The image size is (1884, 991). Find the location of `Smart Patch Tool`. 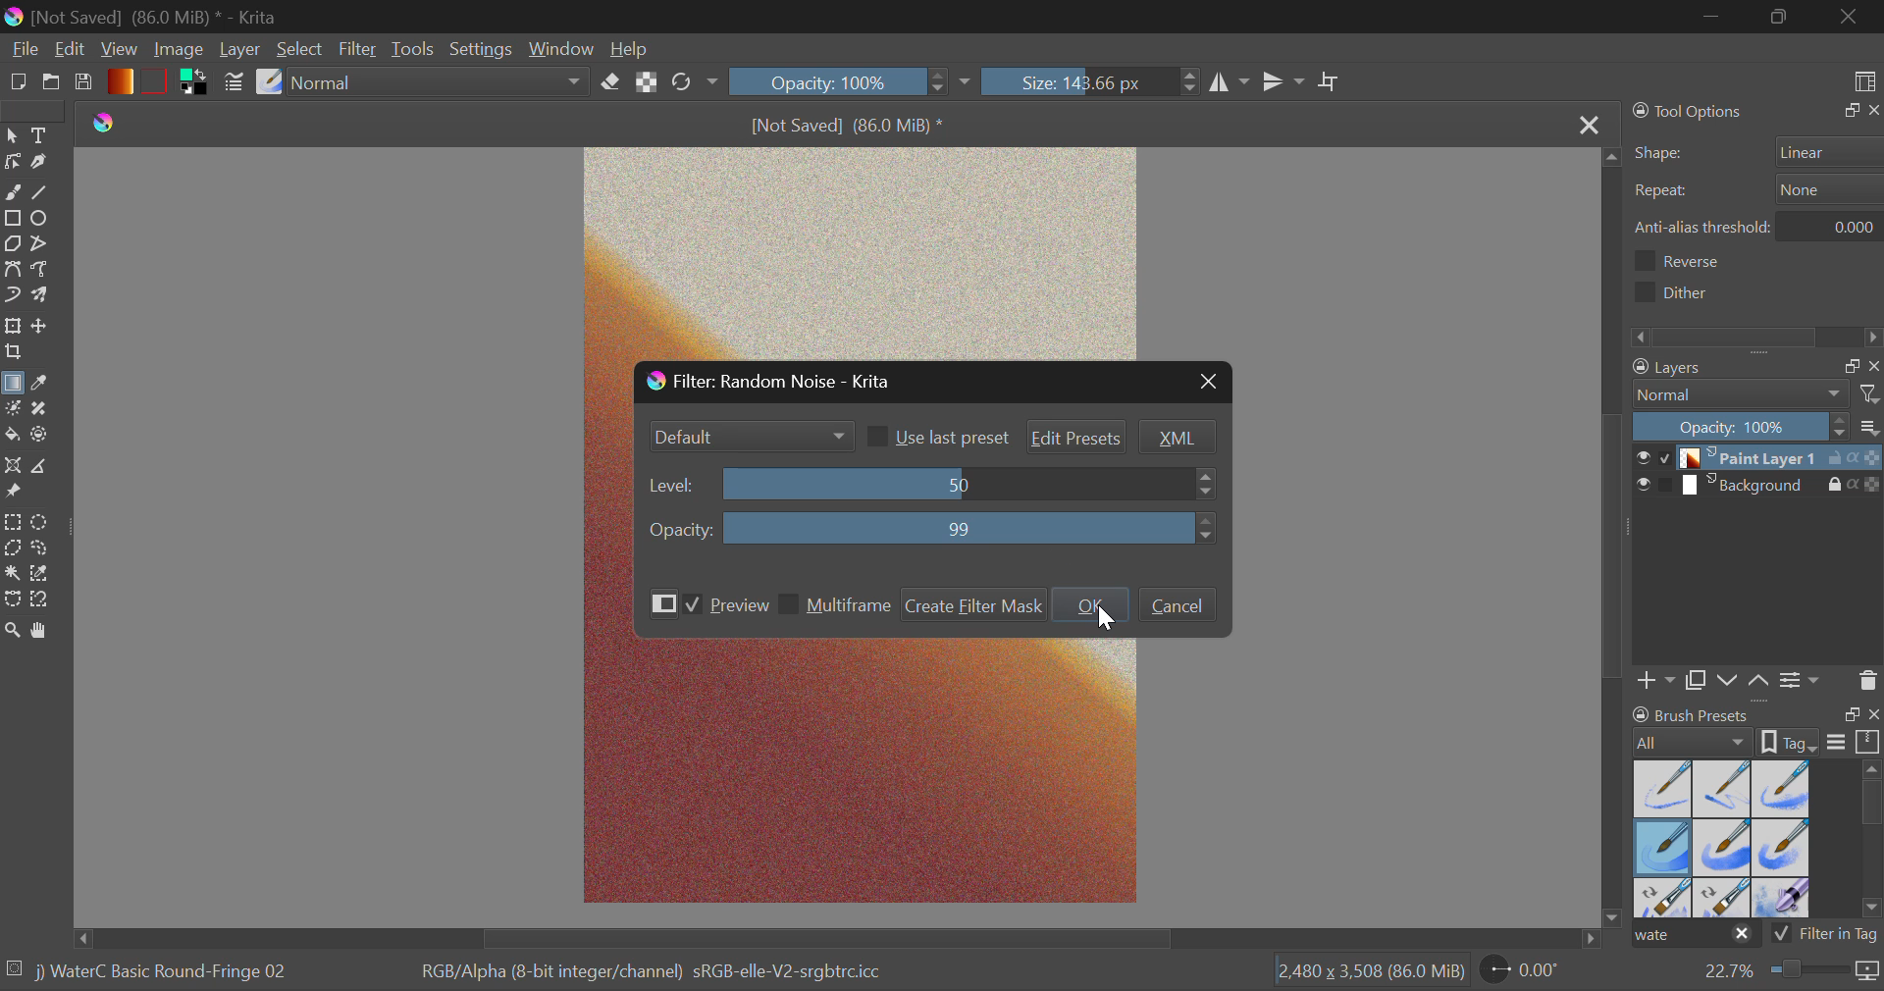

Smart Patch Tool is located at coordinates (47, 408).